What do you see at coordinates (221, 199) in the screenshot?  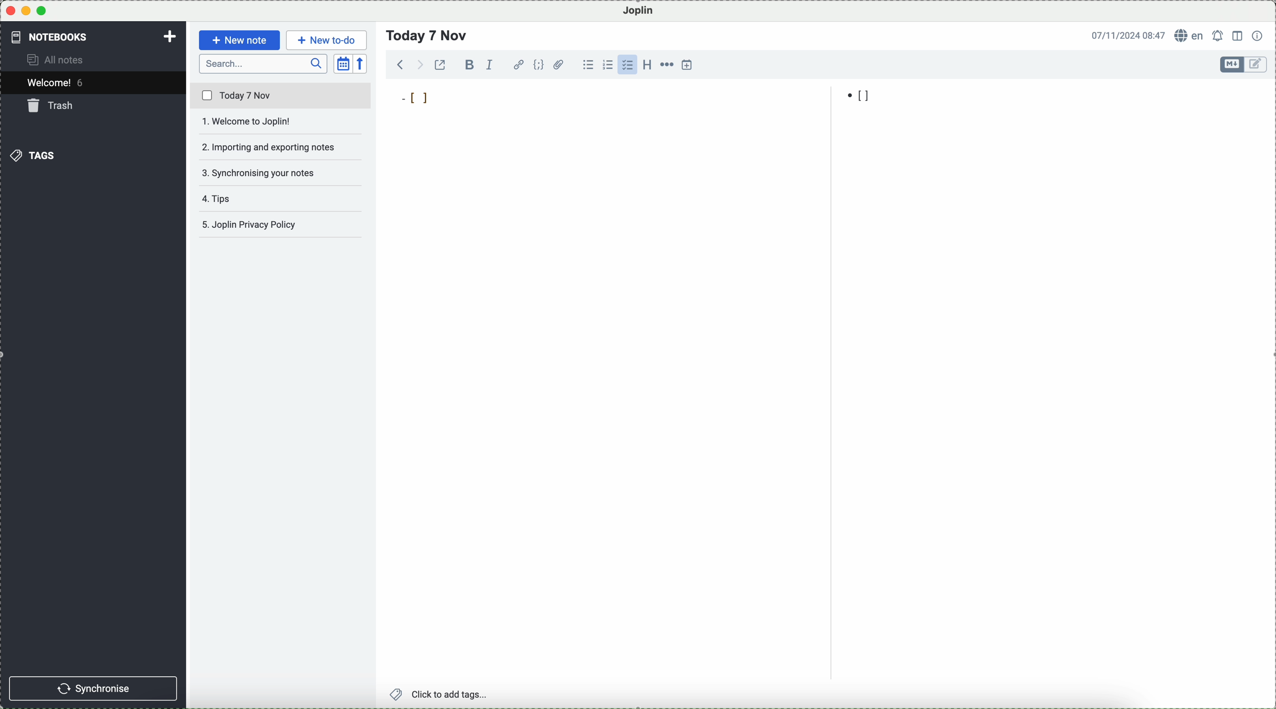 I see `tips` at bounding box center [221, 199].